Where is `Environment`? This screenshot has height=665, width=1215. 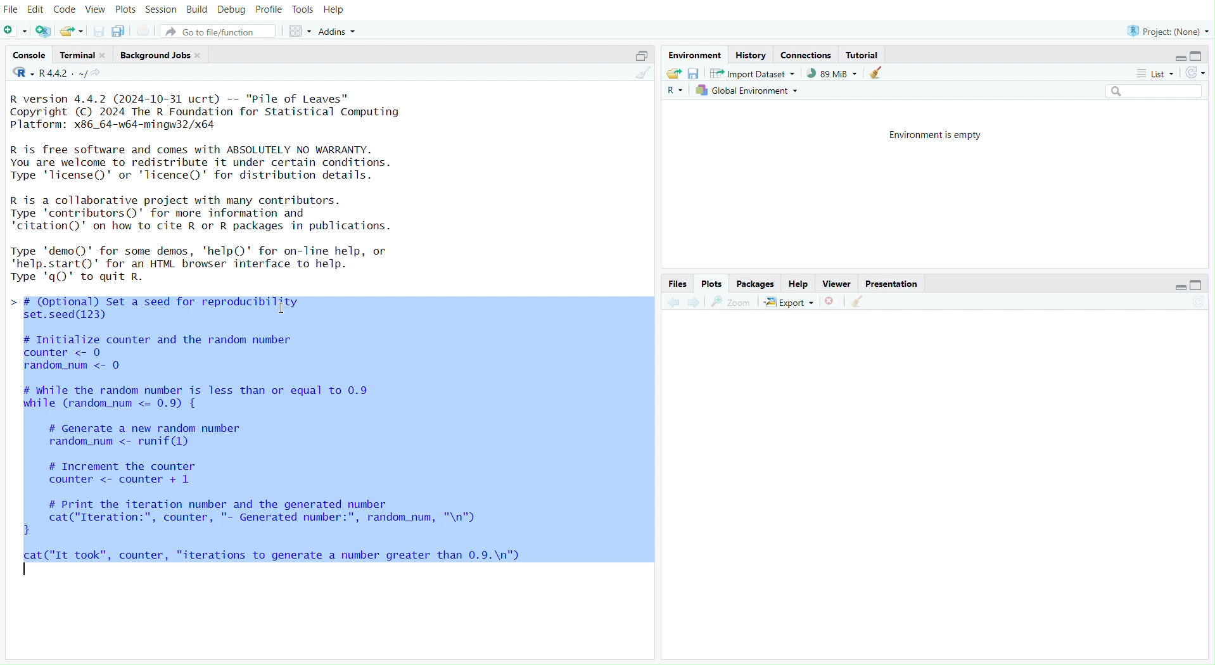 Environment is located at coordinates (696, 53).